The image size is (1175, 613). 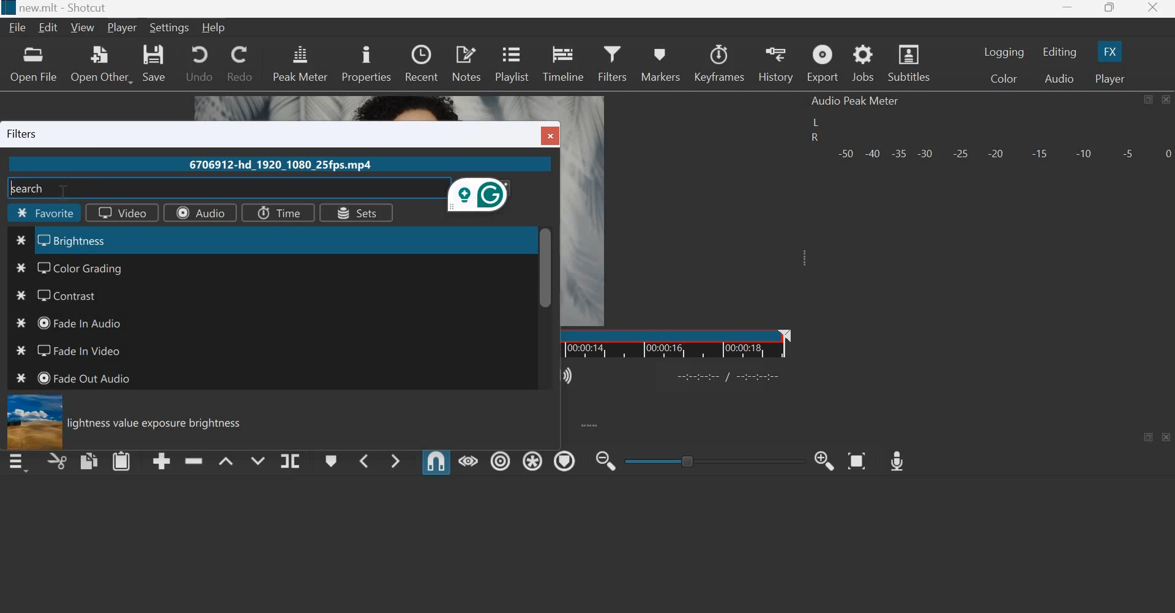 What do you see at coordinates (1150, 437) in the screenshot?
I see `maximize` at bounding box center [1150, 437].